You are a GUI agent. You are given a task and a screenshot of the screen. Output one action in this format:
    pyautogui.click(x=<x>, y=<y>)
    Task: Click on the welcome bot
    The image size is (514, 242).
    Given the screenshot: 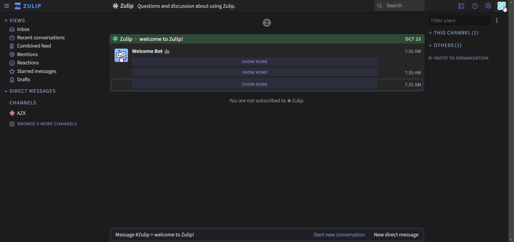 What is the action you would take?
    pyautogui.click(x=150, y=51)
    